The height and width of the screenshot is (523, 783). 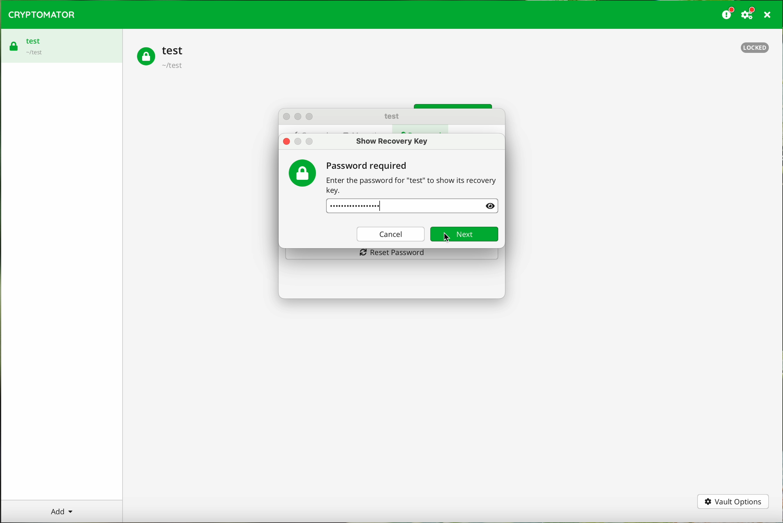 I want to click on settings, so click(x=749, y=14).